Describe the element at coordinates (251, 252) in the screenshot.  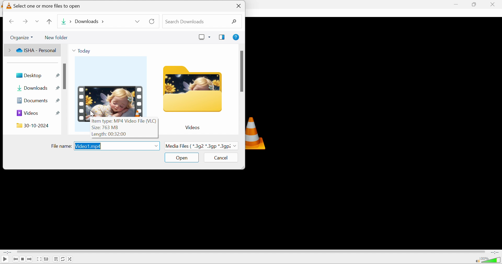
I see `Progress bar` at that location.